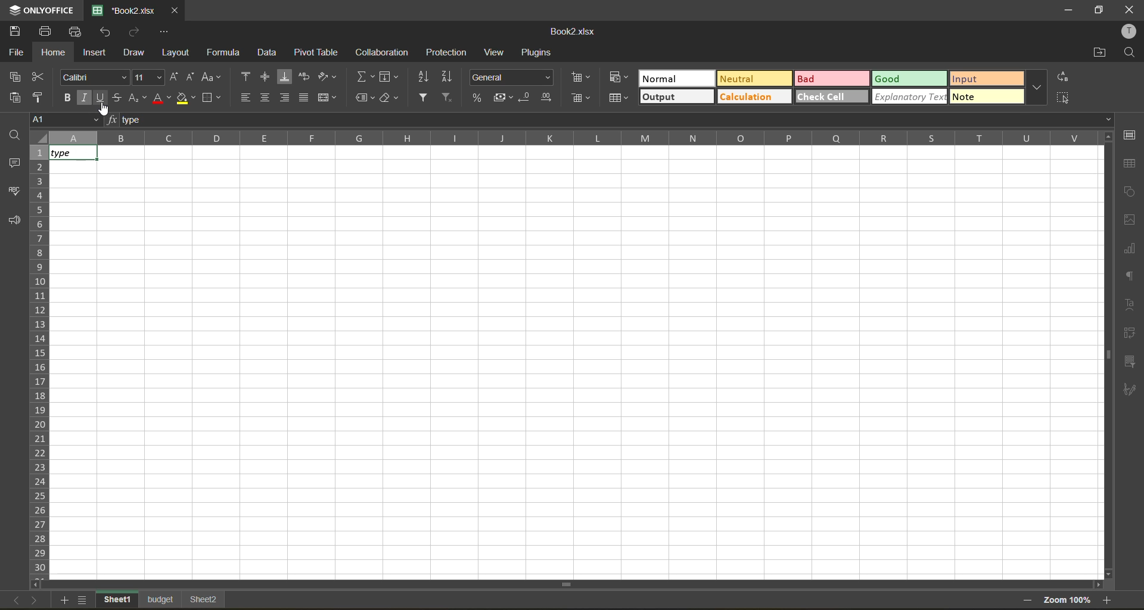  Describe the element at coordinates (581, 77) in the screenshot. I see `insert cells` at that location.